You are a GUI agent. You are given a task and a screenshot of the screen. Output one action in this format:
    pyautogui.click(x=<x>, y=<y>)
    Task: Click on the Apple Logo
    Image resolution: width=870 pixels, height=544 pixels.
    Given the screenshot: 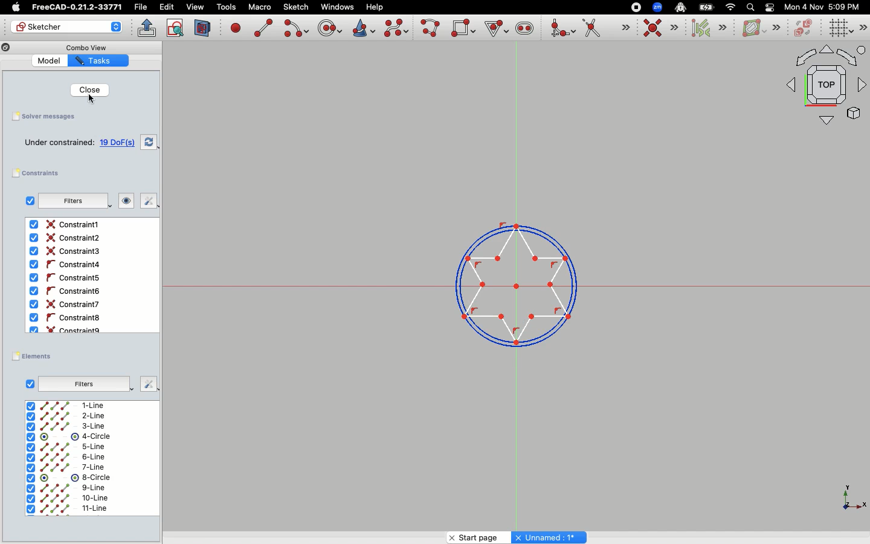 What is the action you would take?
    pyautogui.click(x=14, y=7)
    